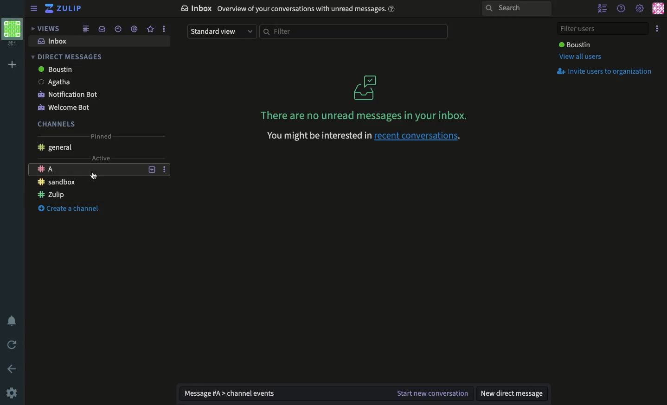 The image size is (667, 405). Describe the element at coordinates (135, 29) in the screenshot. I see `Mention` at that location.